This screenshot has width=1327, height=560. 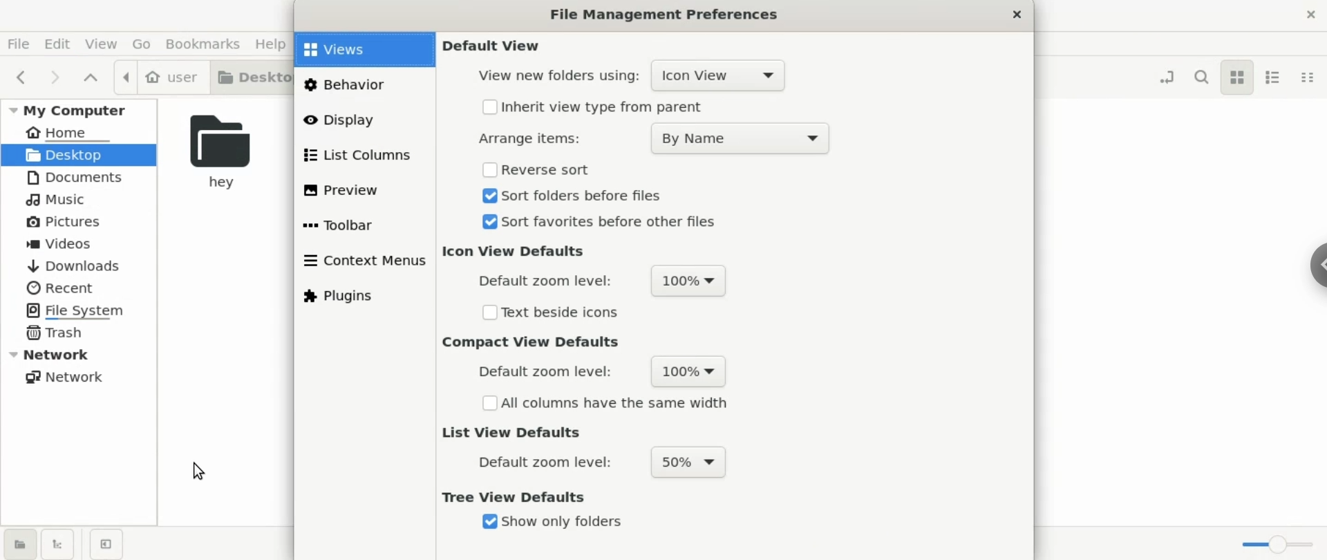 What do you see at coordinates (1241, 77) in the screenshot?
I see `icon view` at bounding box center [1241, 77].